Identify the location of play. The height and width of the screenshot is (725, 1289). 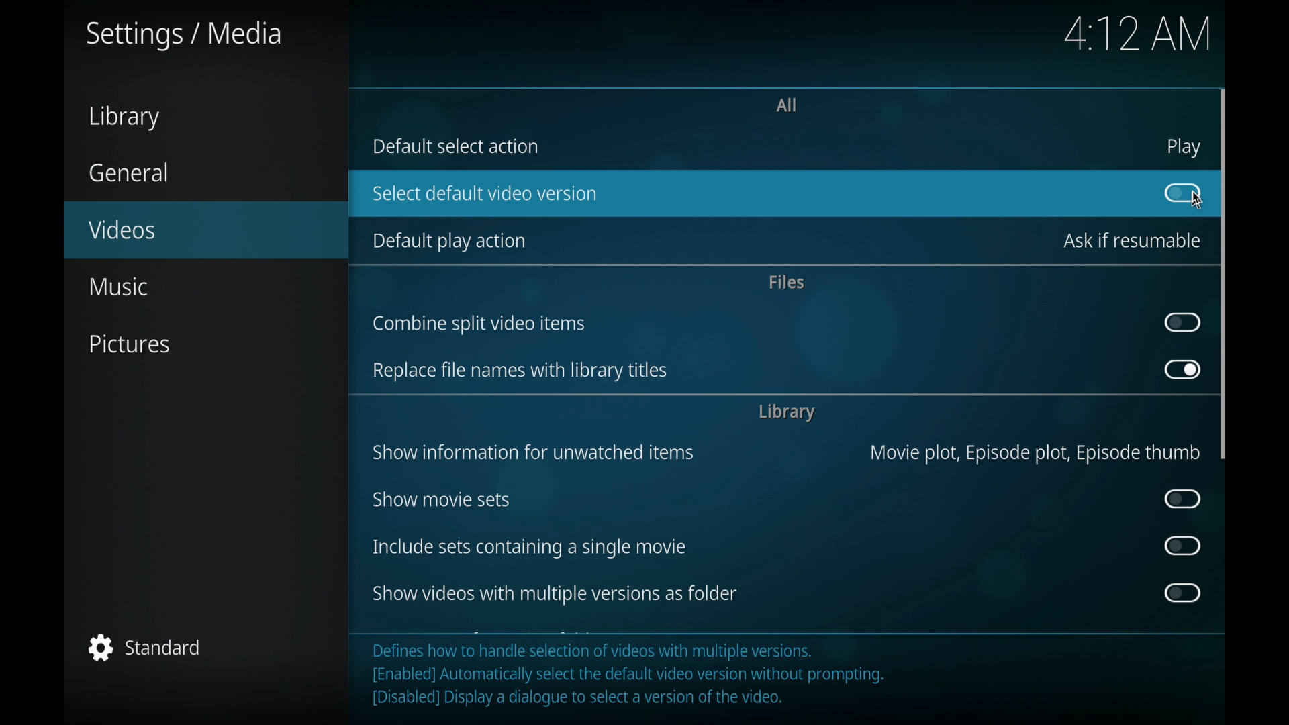
(1184, 148).